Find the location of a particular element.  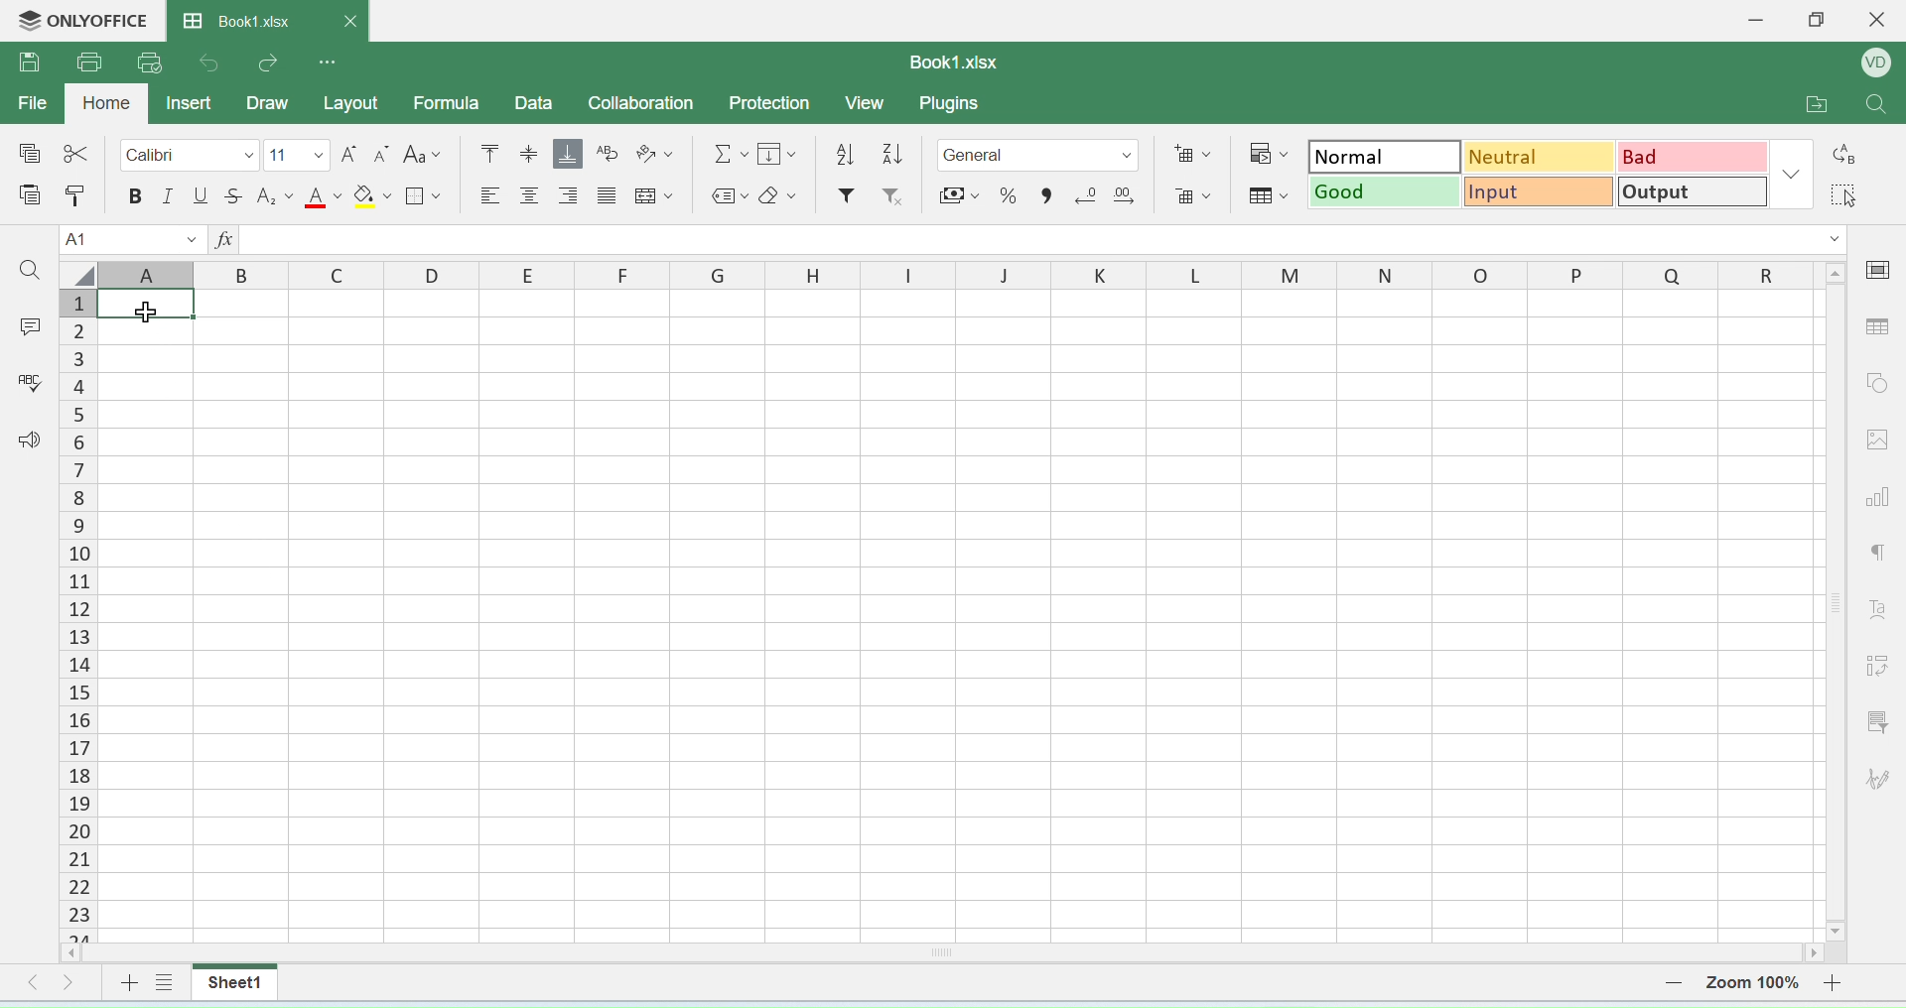

increase font is located at coordinates (351, 155).